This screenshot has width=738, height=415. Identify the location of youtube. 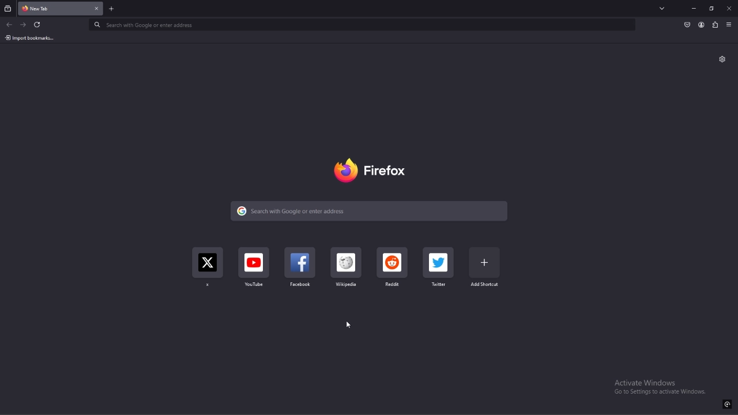
(254, 271).